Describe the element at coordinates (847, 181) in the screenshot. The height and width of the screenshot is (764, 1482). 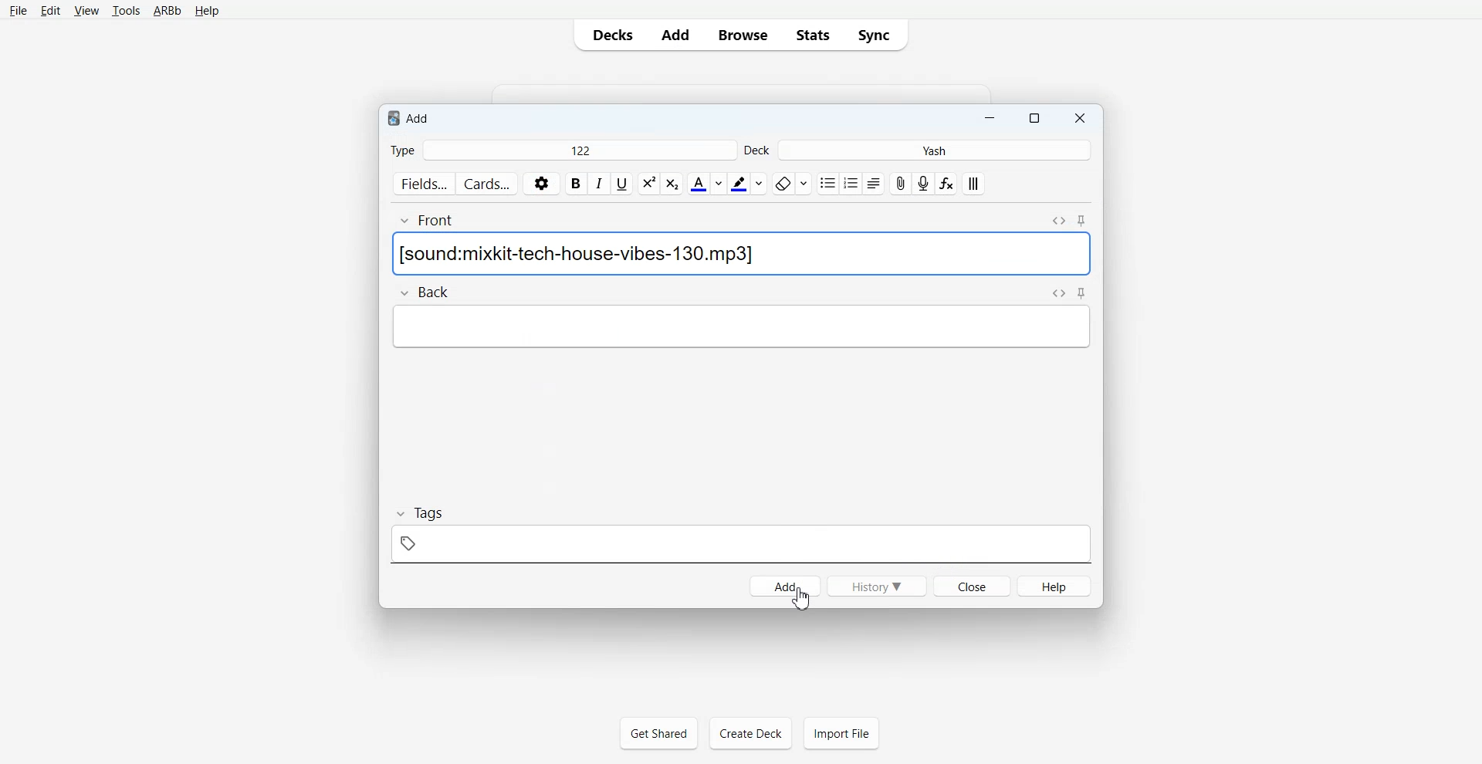
I see `bullet points` at that location.